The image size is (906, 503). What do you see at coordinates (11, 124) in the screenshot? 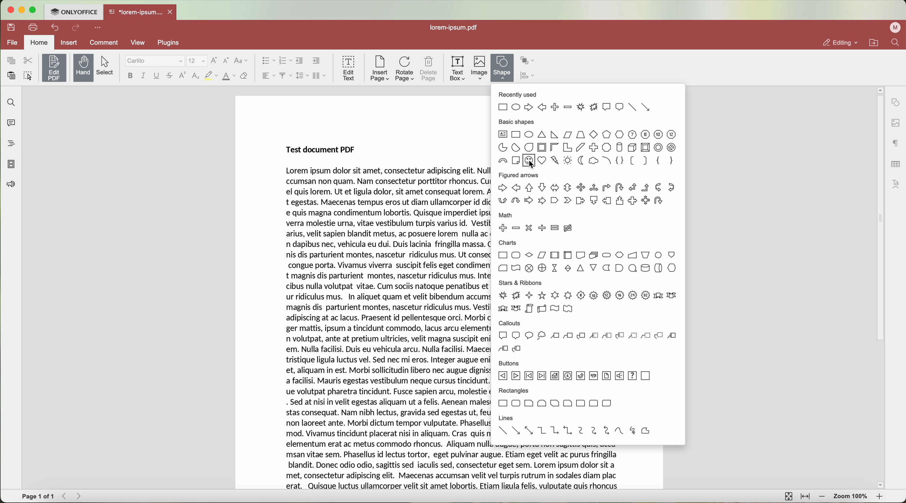
I see `comments` at bounding box center [11, 124].